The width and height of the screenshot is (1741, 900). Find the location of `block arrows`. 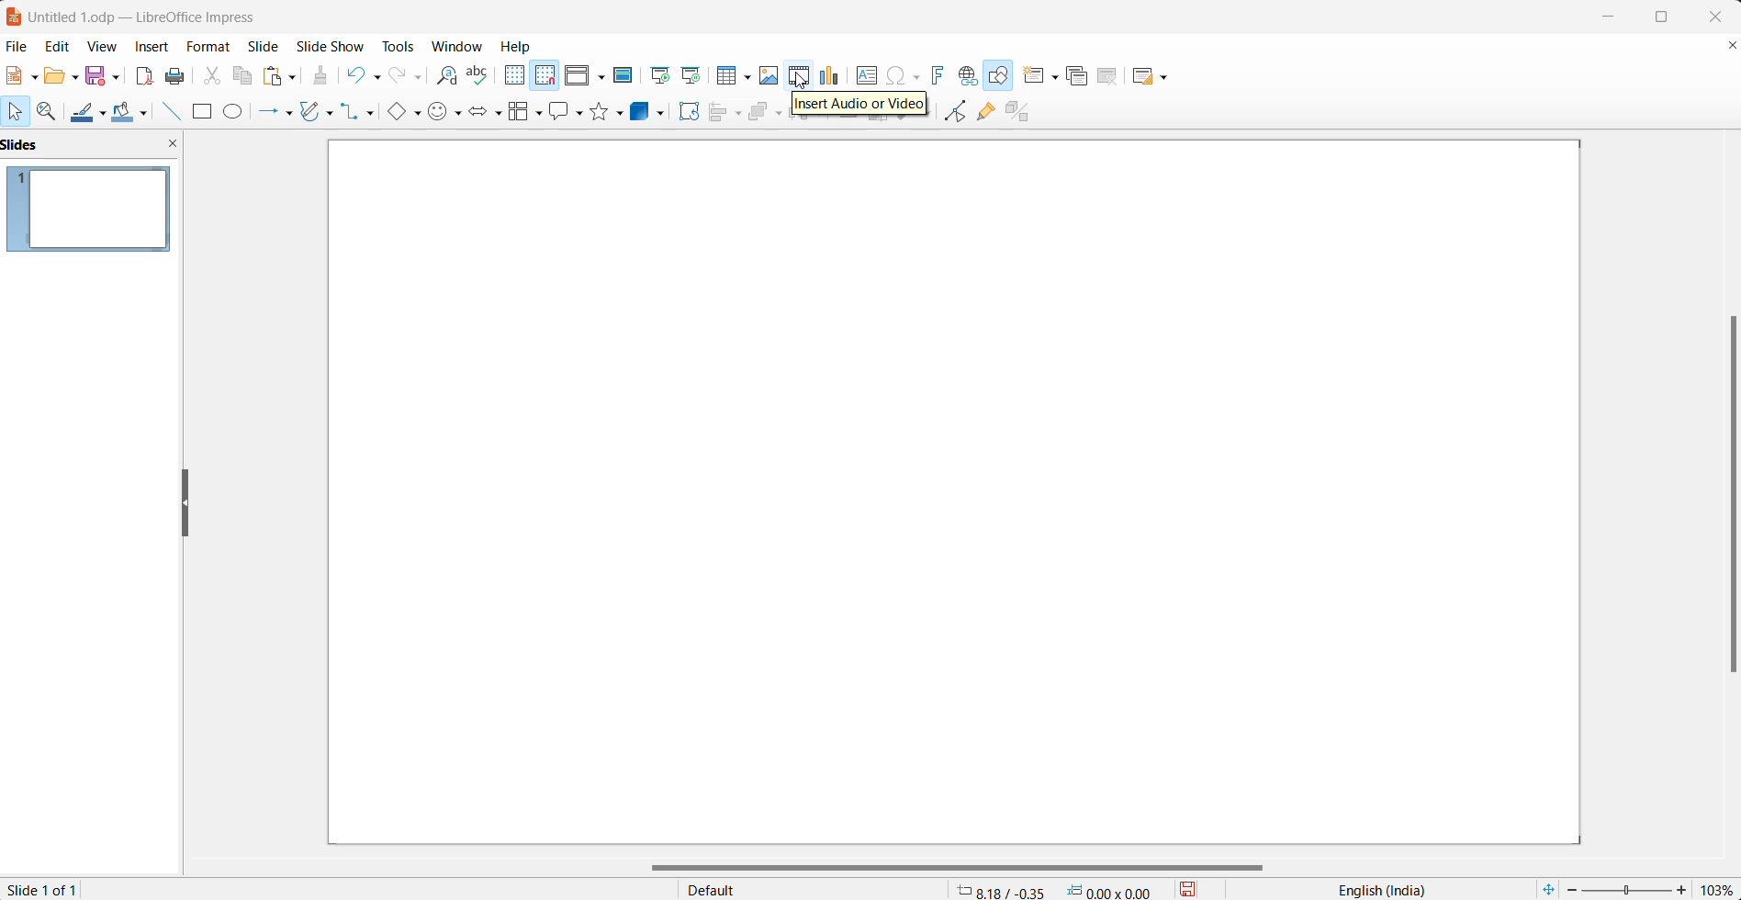

block arrows is located at coordinates (481, 114).